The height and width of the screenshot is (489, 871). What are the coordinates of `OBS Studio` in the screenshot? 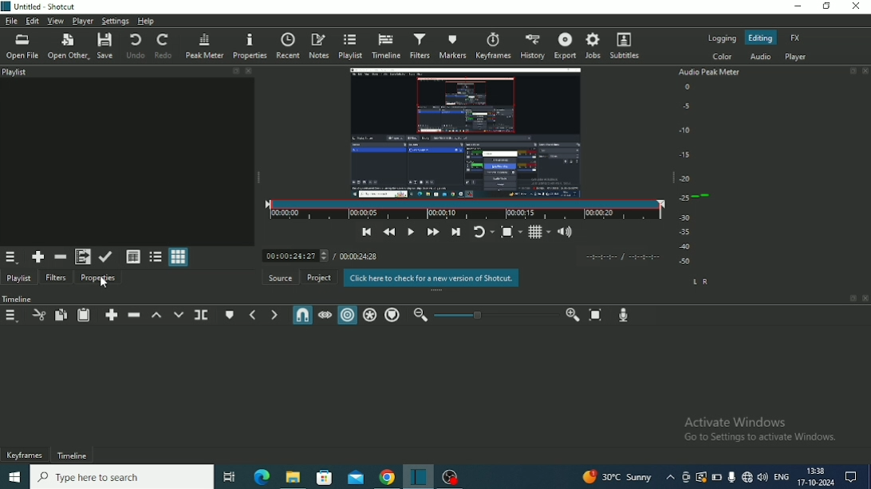 It's located at (449, 477).